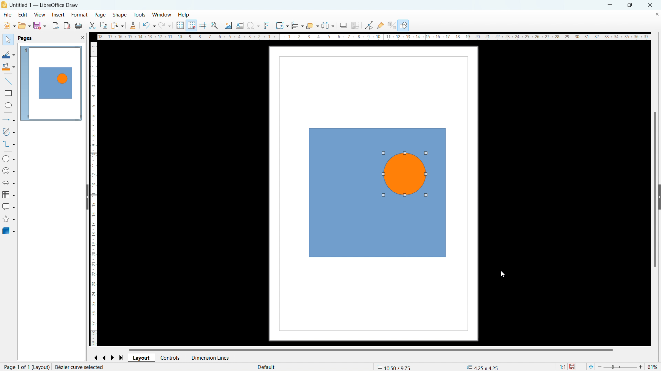 Image resolution: width=661 pixels, height=371 pixels. What do you see at coordinates (630, 5) in the screenshot?
I see `maximize` at bounding box center [630, 5].